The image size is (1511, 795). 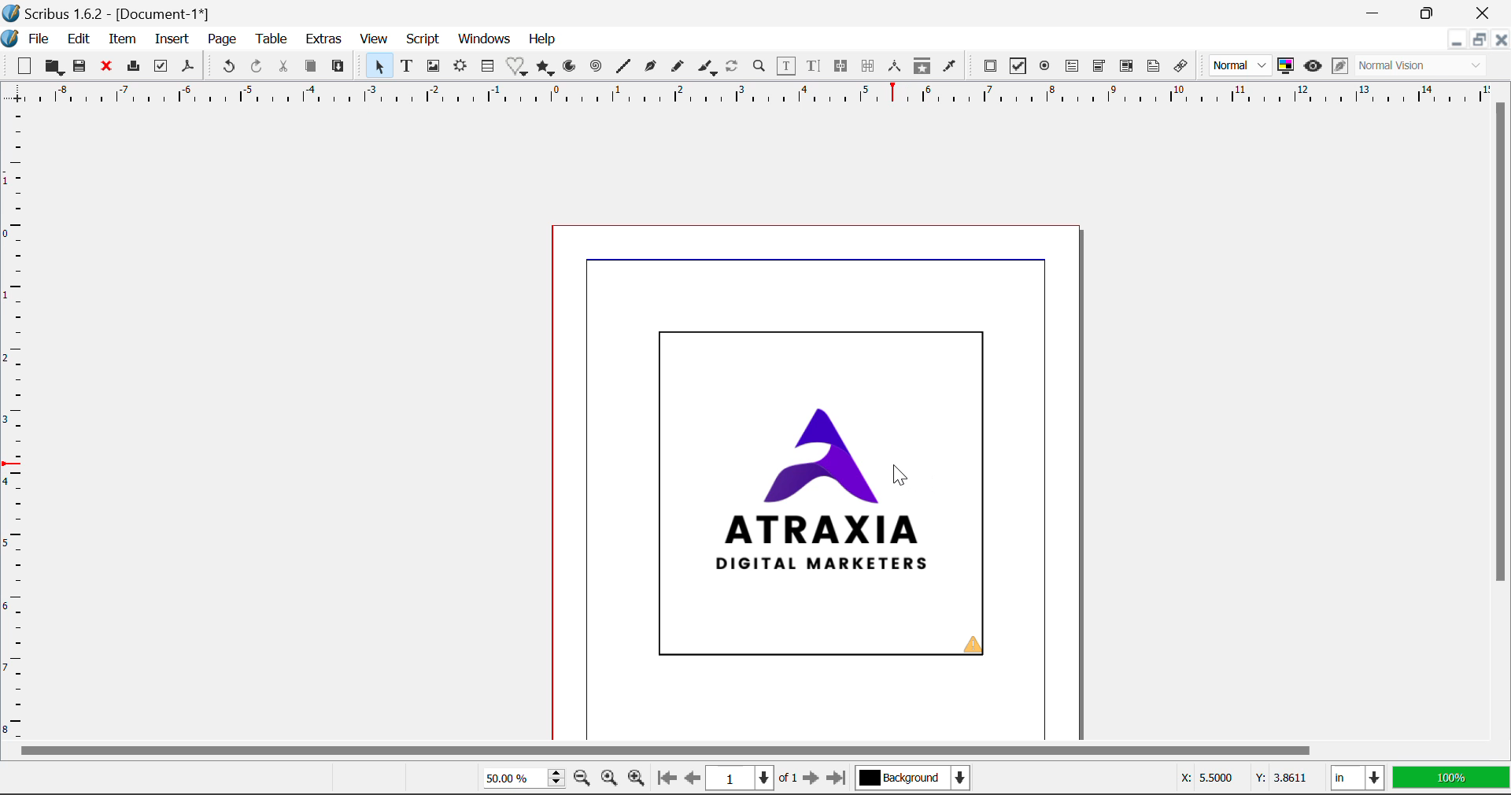 What do you see at coordinates (733, 67) in the screenshot?
I see `Refresh` at bounding box center [733, 67].